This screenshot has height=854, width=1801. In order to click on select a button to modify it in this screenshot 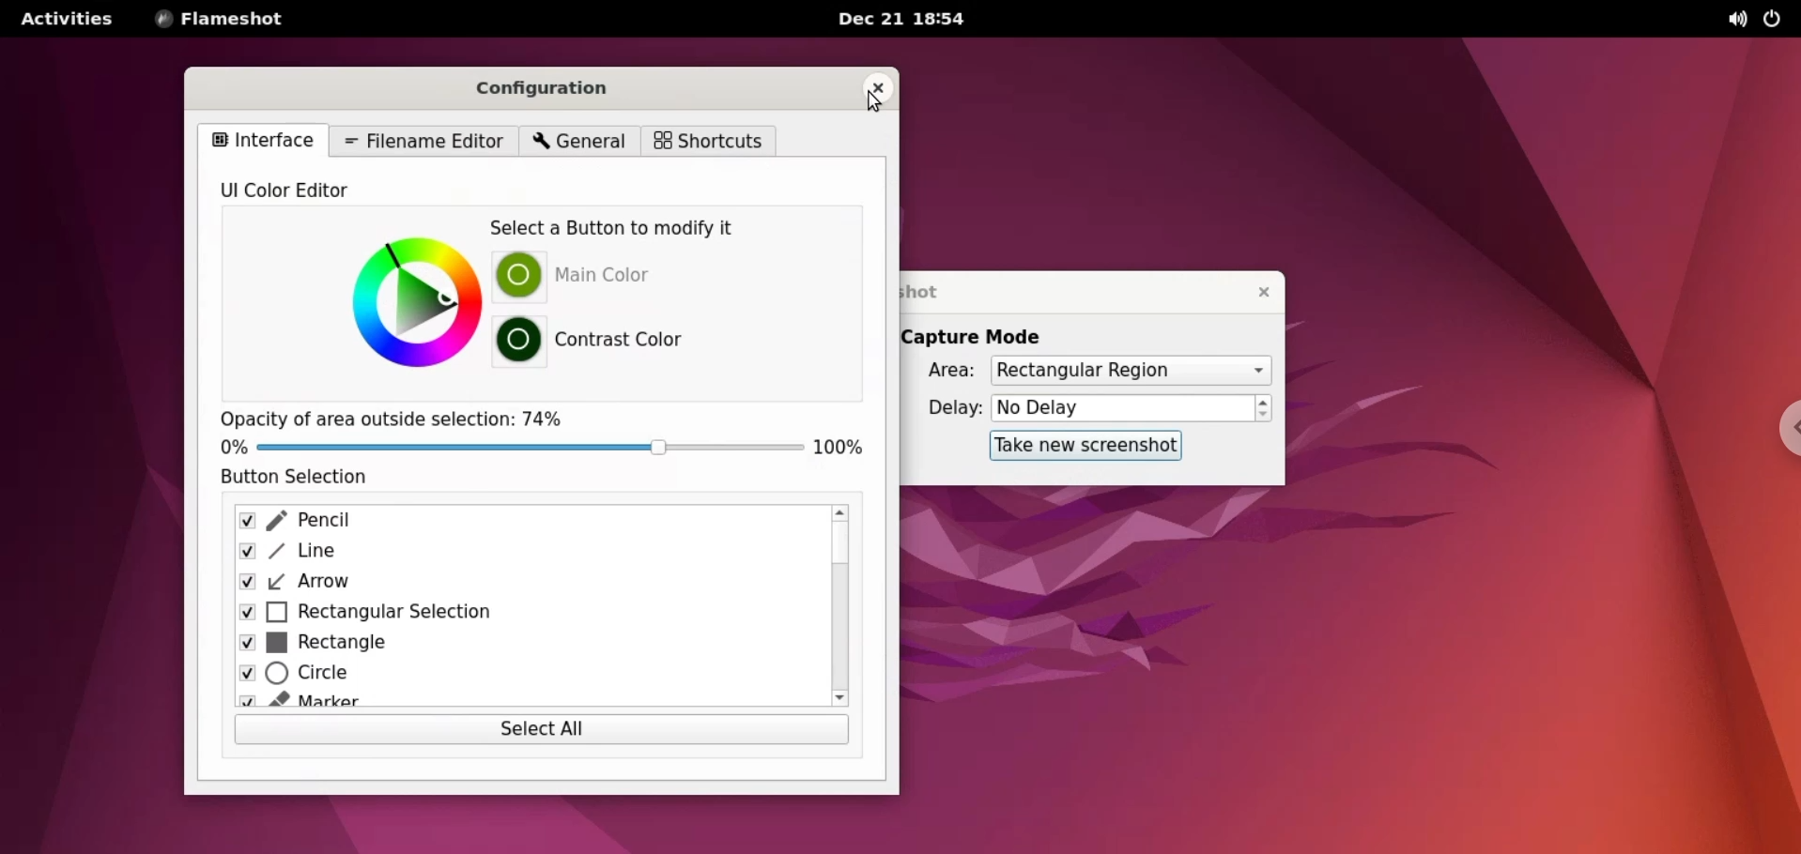, I will do `click(623, 228)`.